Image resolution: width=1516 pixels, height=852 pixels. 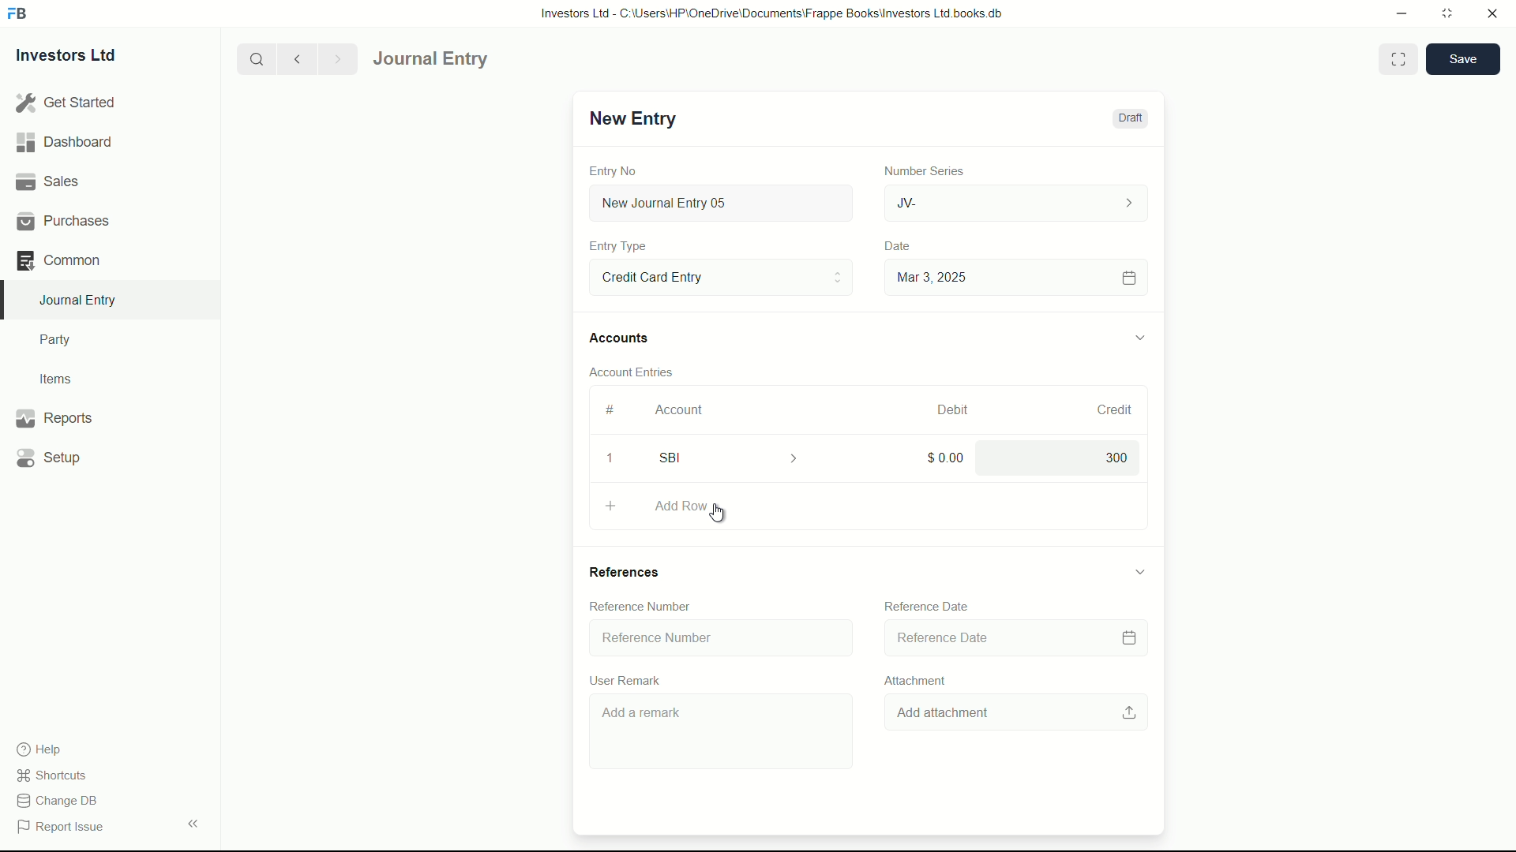 What do you see at coordinates (719, 276) in the screenshot?
I see `Entry Type` at bounding box center [719, 276].